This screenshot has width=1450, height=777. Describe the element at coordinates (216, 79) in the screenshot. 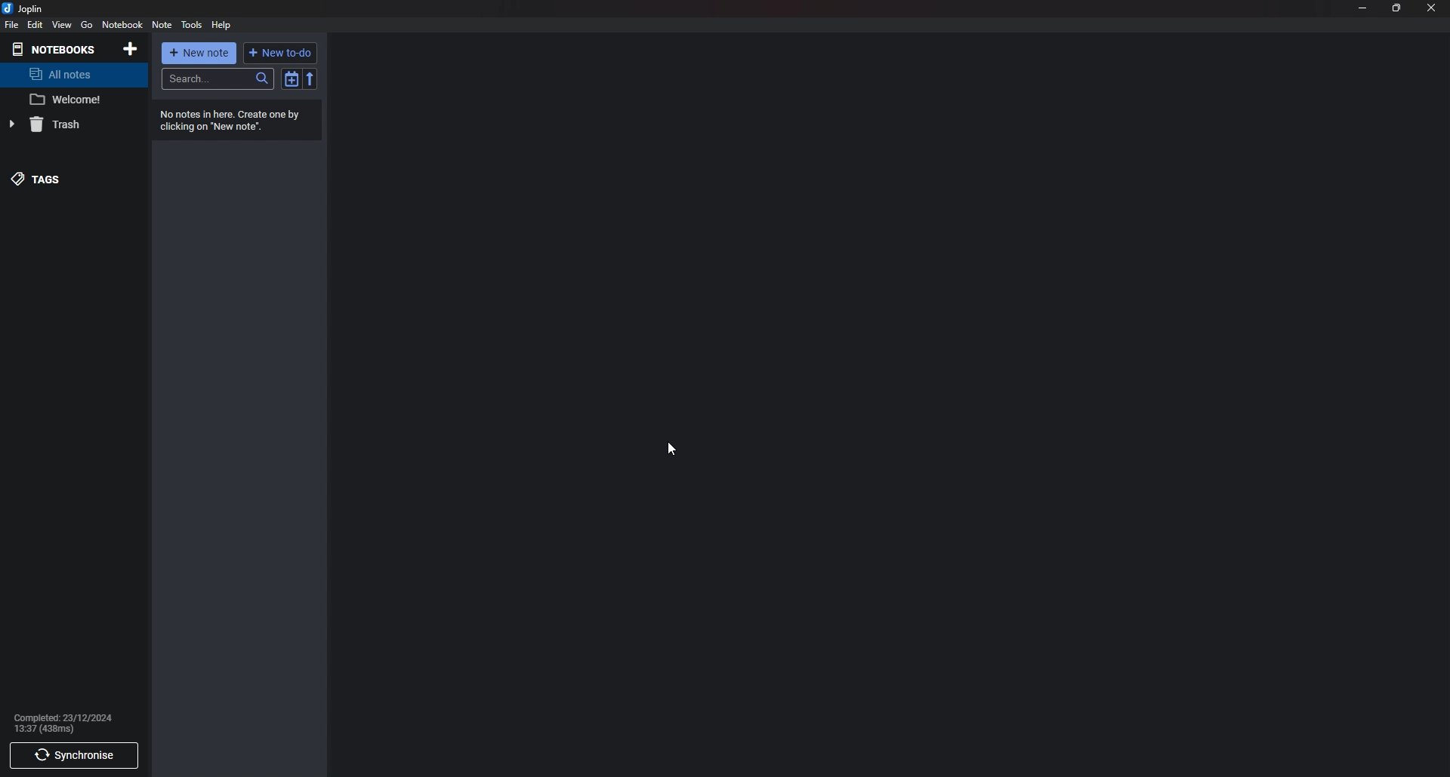

I see `Search` at that location.